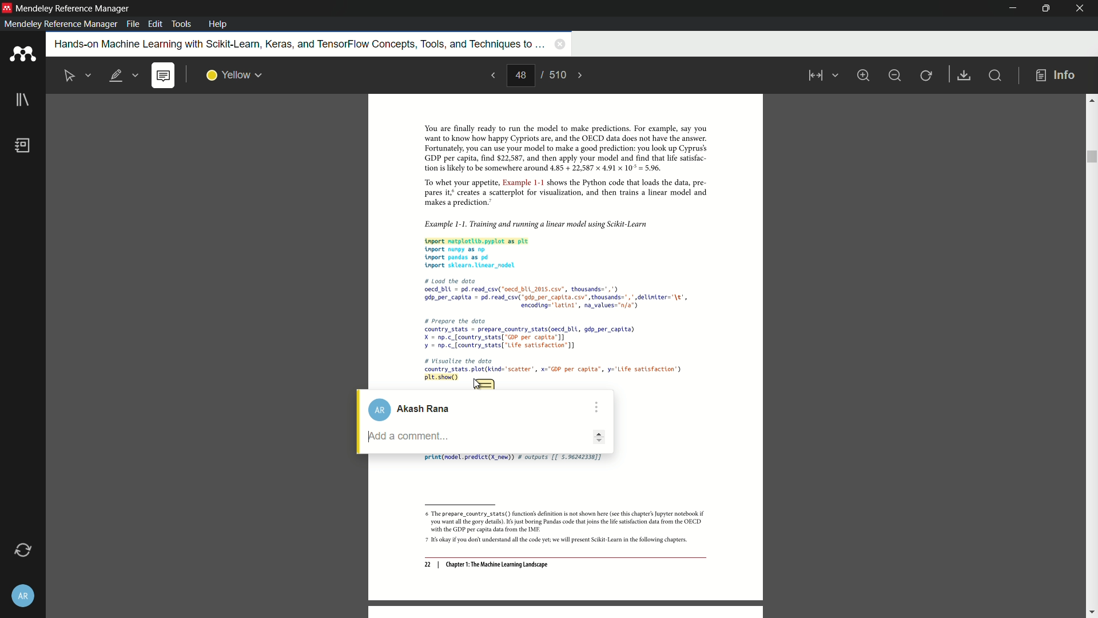 This screenshot has width=1098, height=618. What do you see at coordinates (162, 76) in the screenshot?
I see `add note` at bounding box center [162, 76].